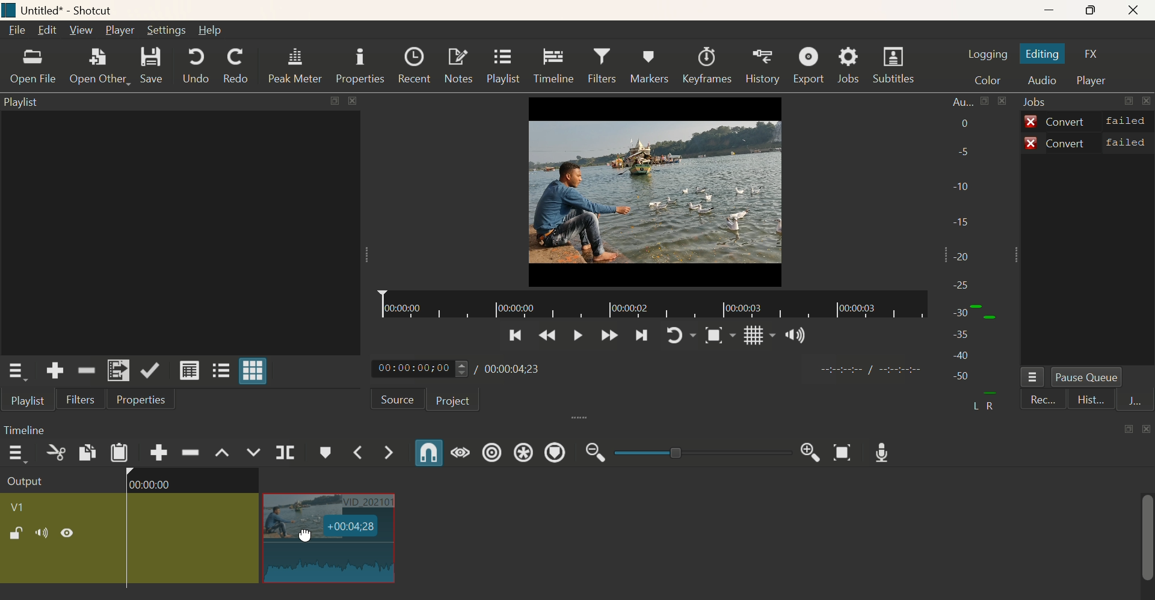 The image size is (1155, 600). Describe the element at coordinates (191, 372) in the screenshot. I see `View as details` at that location.